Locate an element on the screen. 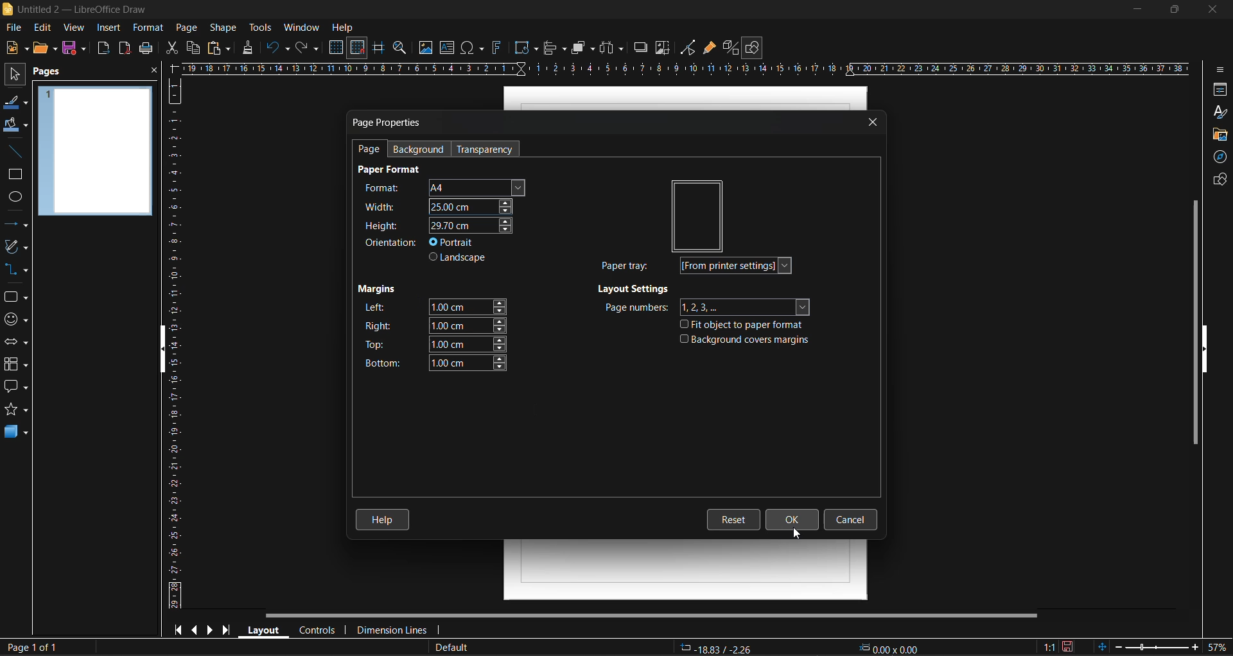  line color is located at coordinates (16, 105).